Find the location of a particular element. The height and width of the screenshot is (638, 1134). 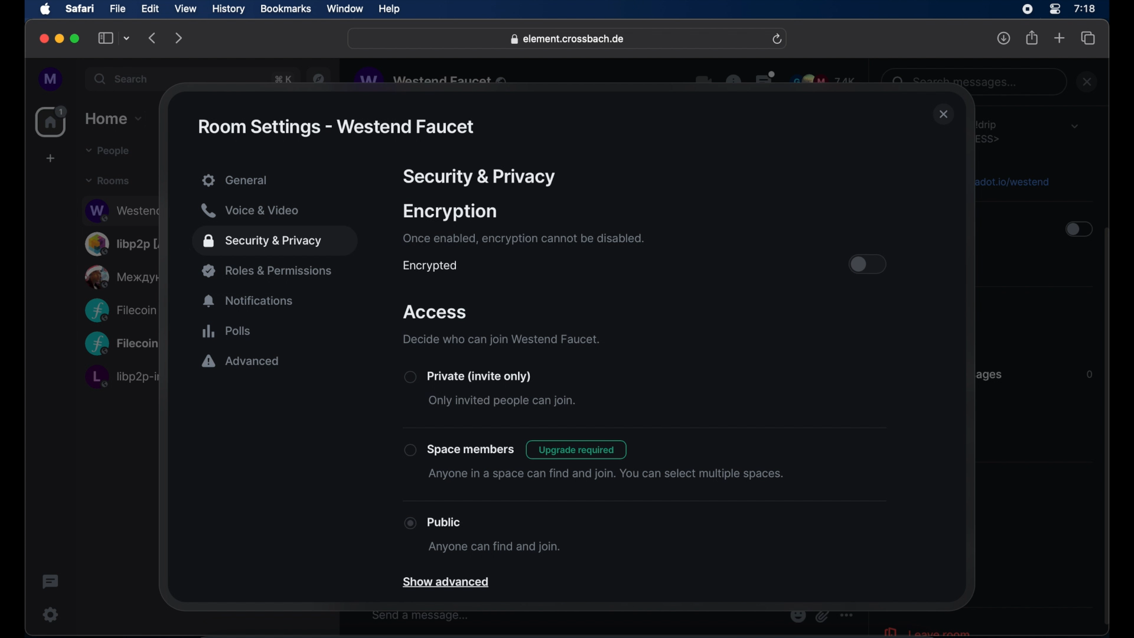

close is located at coordinates (1089, 82).